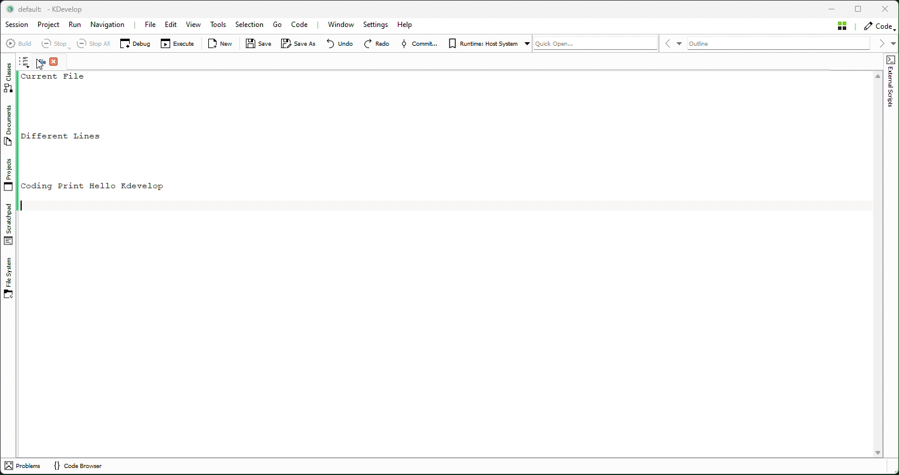 This screenshot has height=475, width=899. I want to click on Selection, so click(249, 25).